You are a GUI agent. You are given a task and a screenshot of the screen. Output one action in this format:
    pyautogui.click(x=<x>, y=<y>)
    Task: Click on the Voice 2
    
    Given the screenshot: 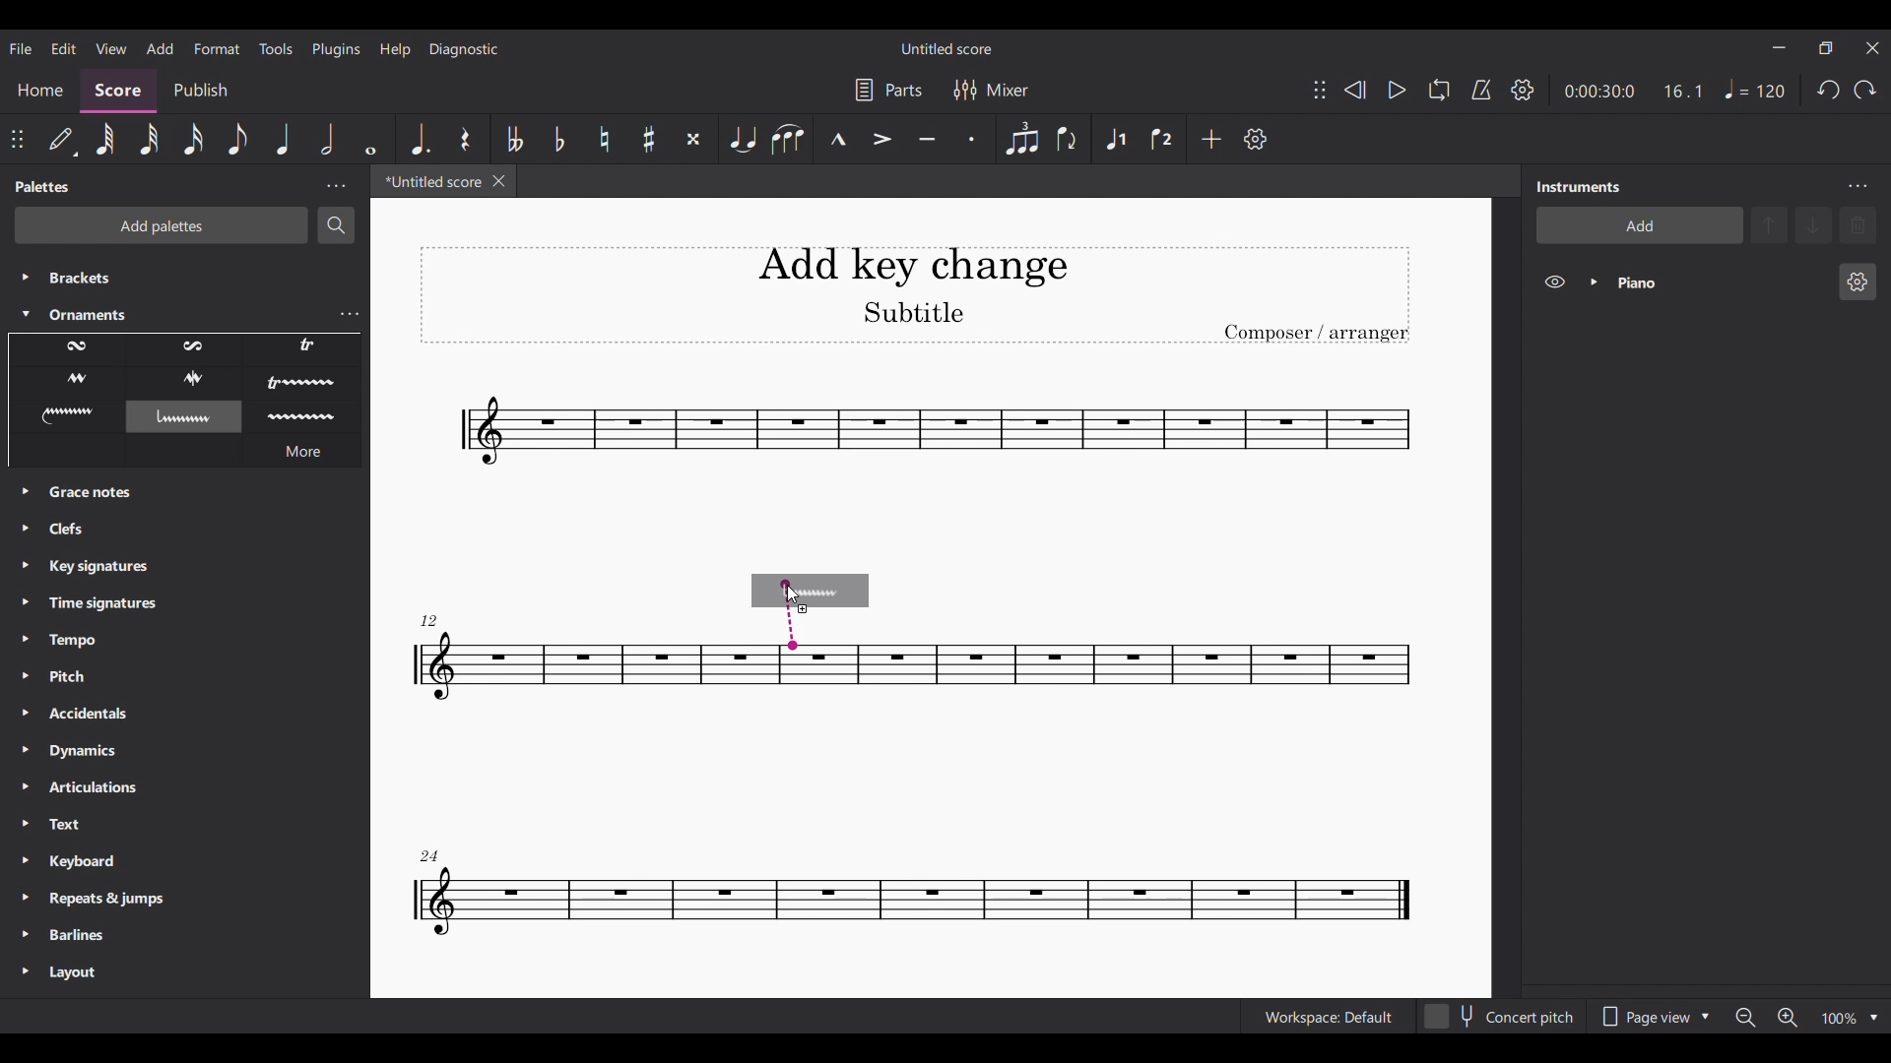 What is the action you would take?
    pyautogui.click(x=1162, y=137)
    